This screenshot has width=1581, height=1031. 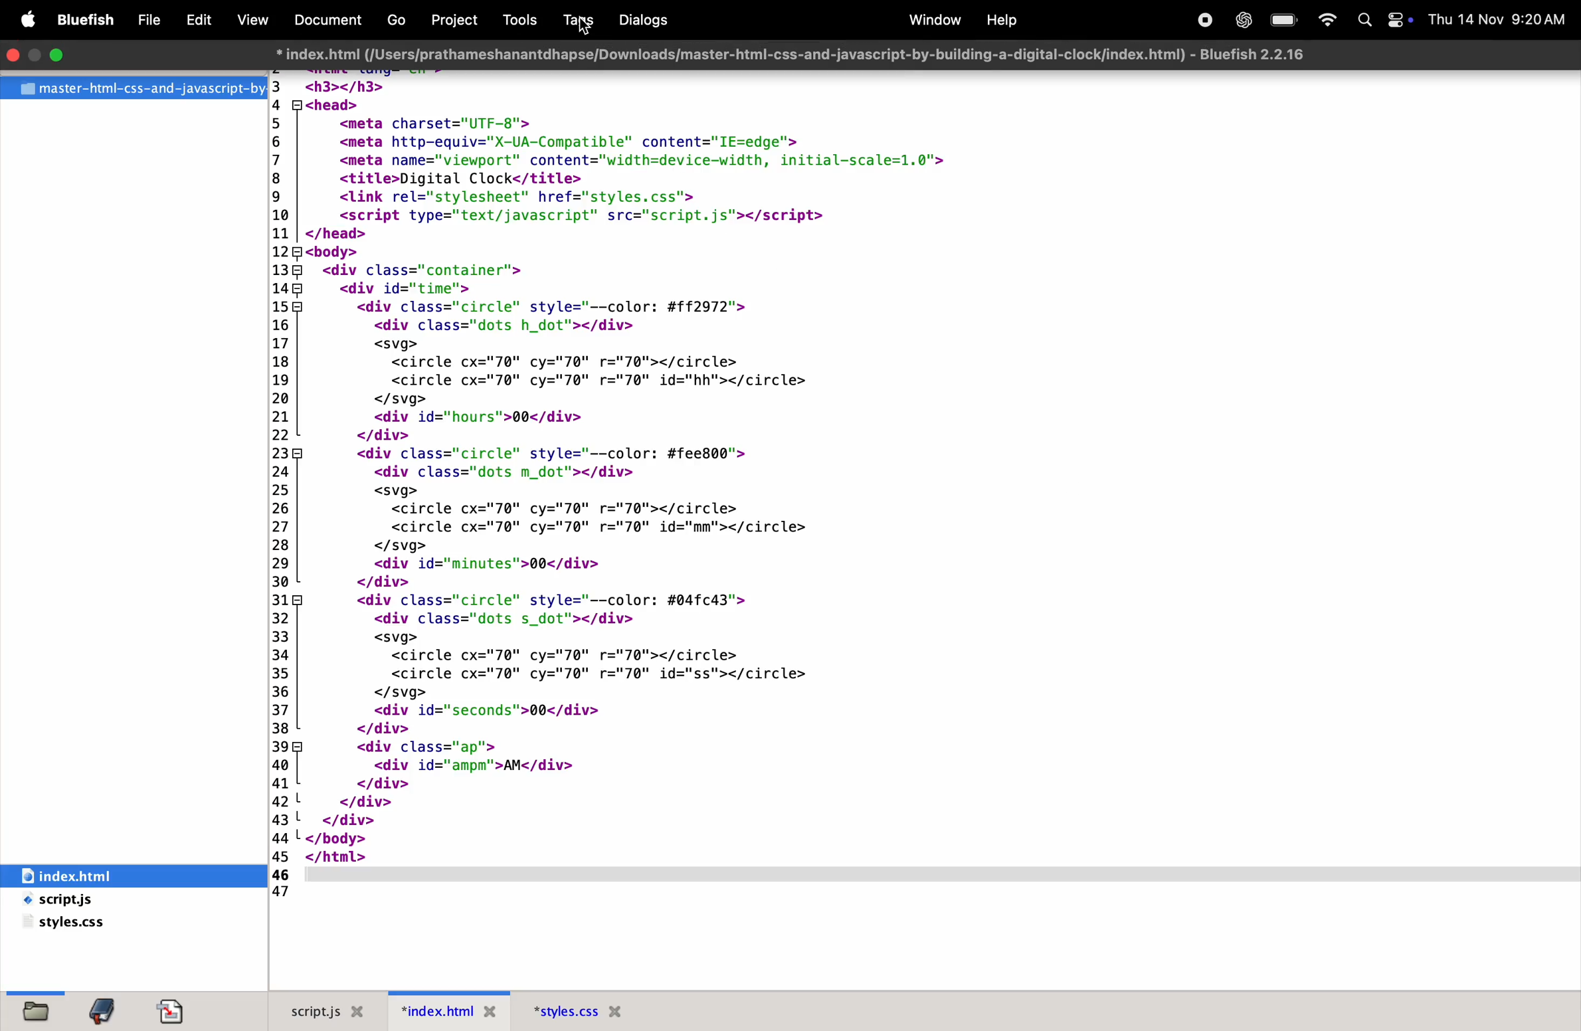 I want to click on apple menu, so click(x=32, y=21).